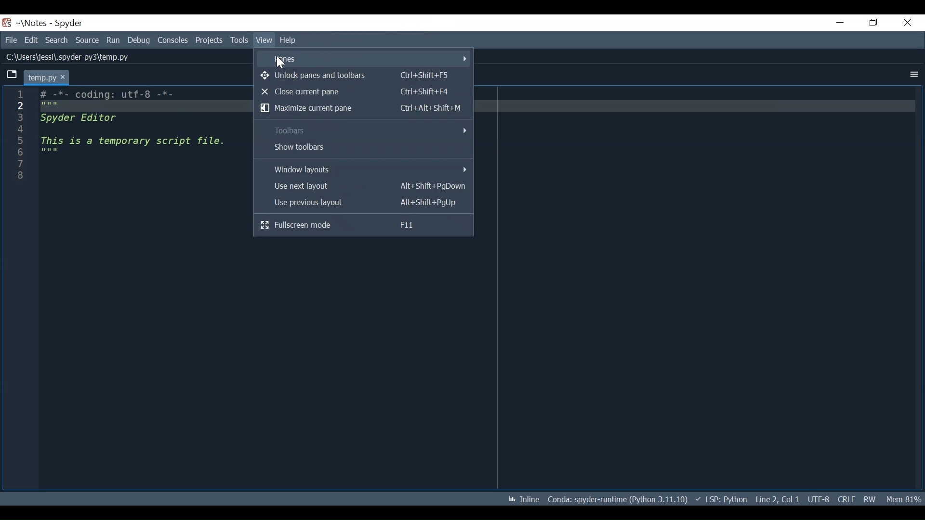  I want to click on CRLF, so click(846, 499).